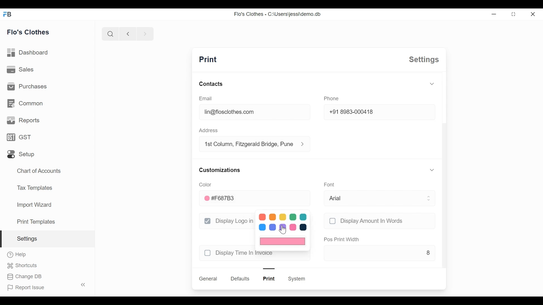  Describe the element at coordinates (283, 229) in the screenshot. I see `cursor` at that location.